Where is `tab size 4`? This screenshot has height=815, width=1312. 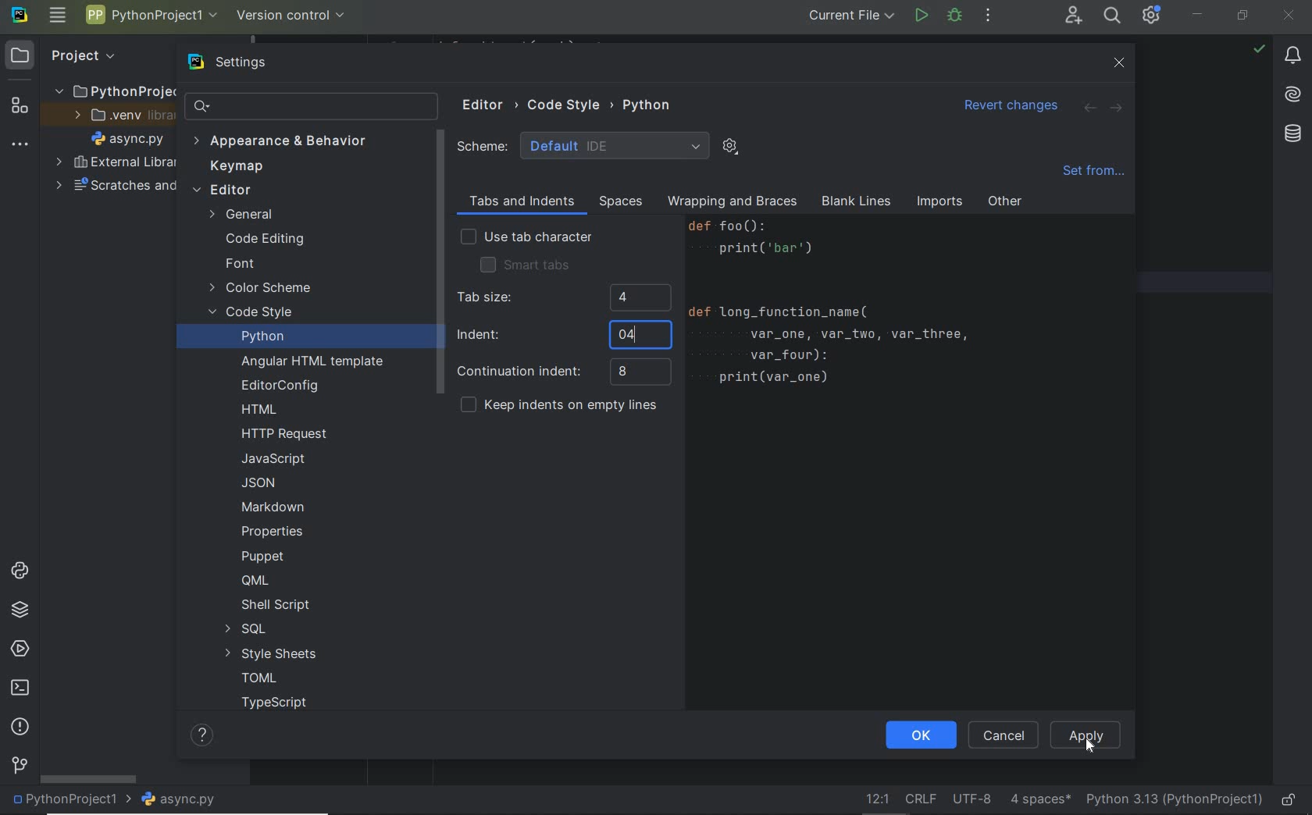 tab size 4 is located at coordinates (565, 299).